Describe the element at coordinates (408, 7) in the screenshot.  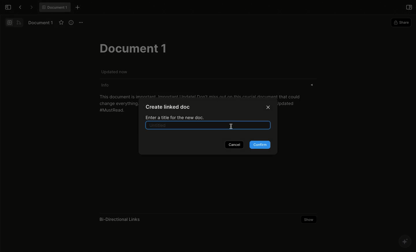
I see `Open right panel` at that location.